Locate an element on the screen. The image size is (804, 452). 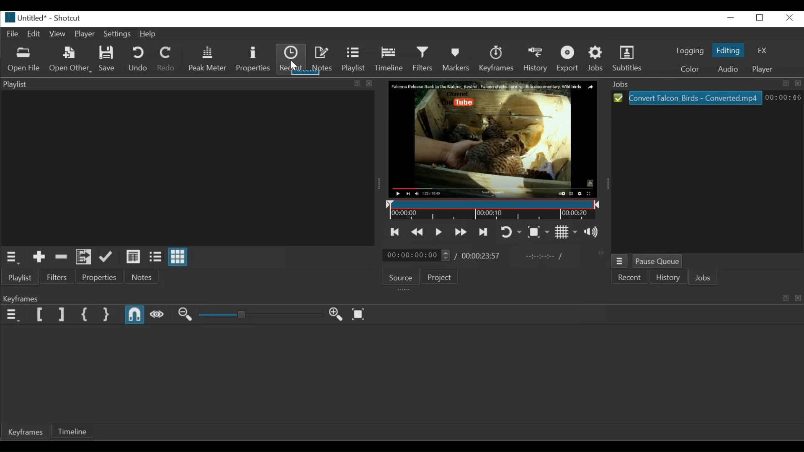
Zoom timeline out is located at coordinates (186, 314).